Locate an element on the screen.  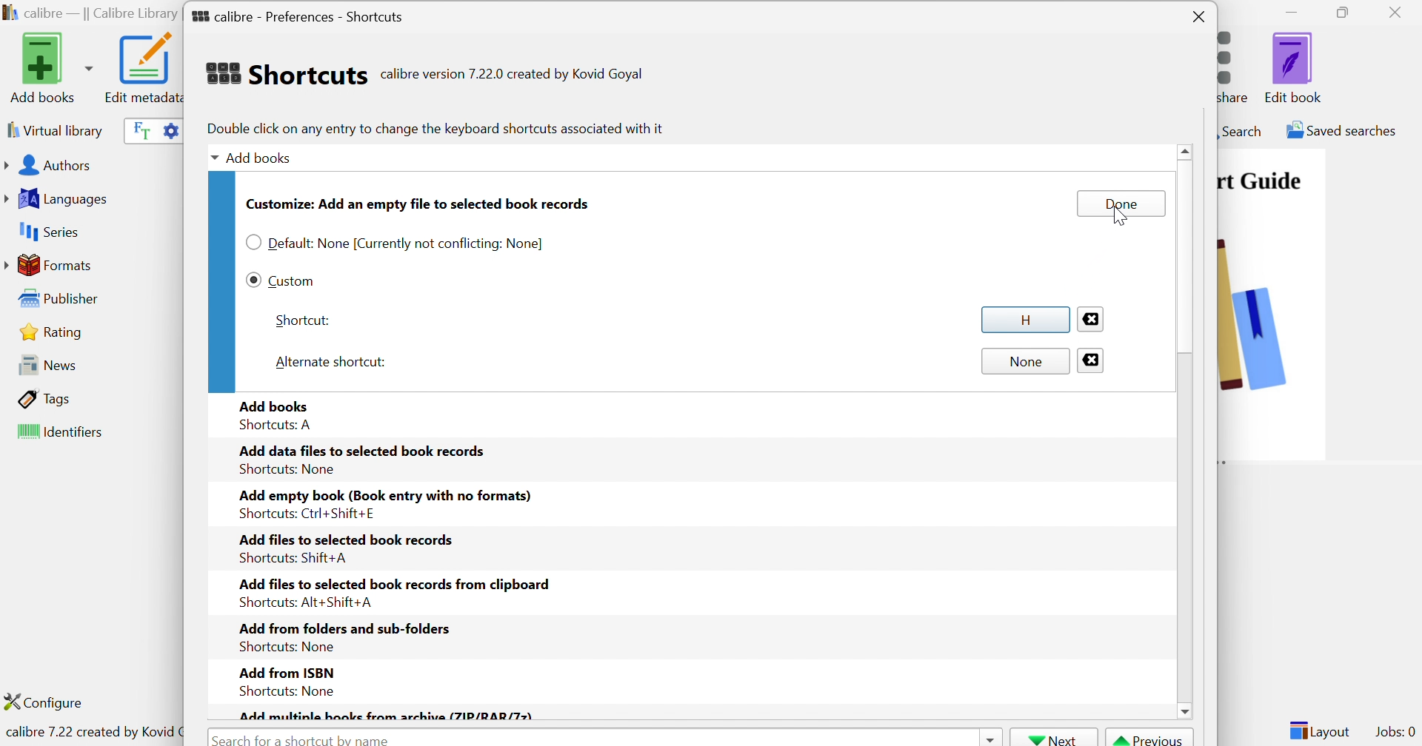
Double click on any entry to change the keyboard shortcuts associated with it is located at coordinates (434, 128).